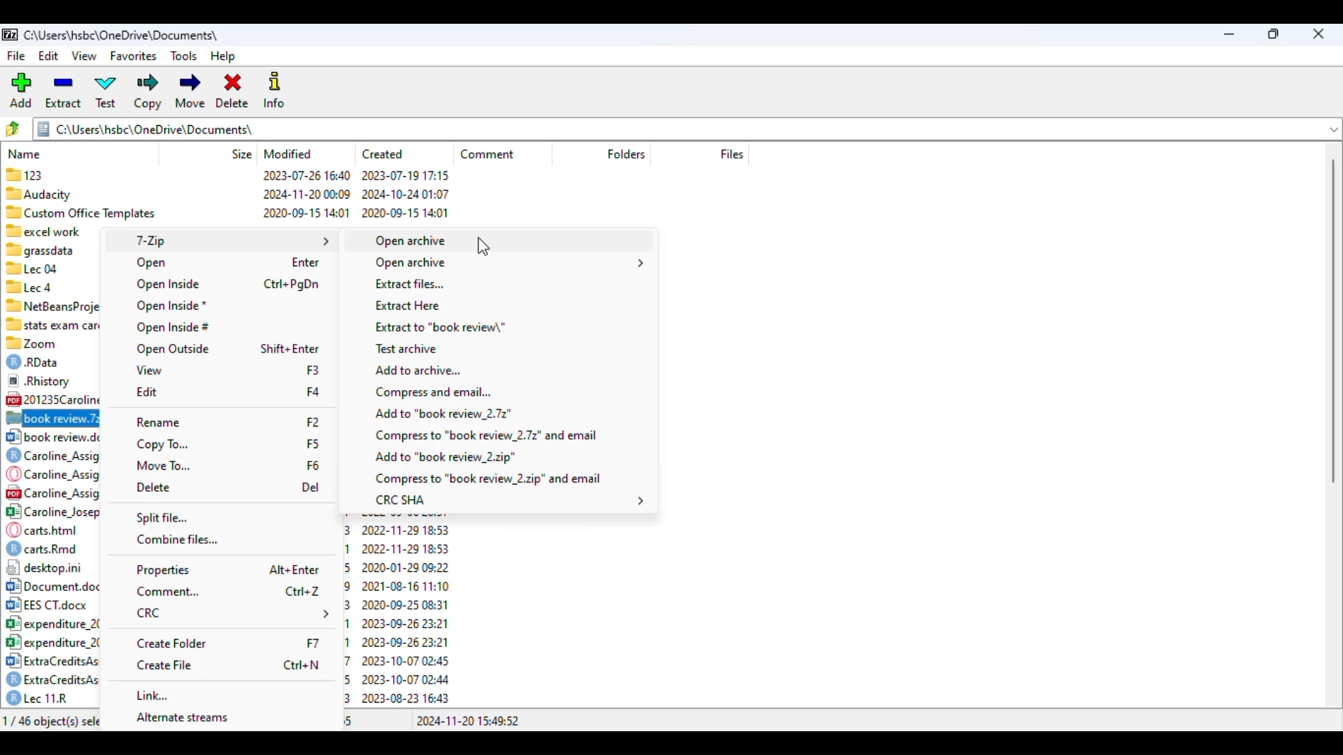 This screenshot has width=1343, height=755. What do you see at coordinates (52, 605) in the screenshot?
I see `[+2 EES CT.docx 16886 2020-08-27 13:43 2020-09-25 08:31` at bounding box center [52, 605].